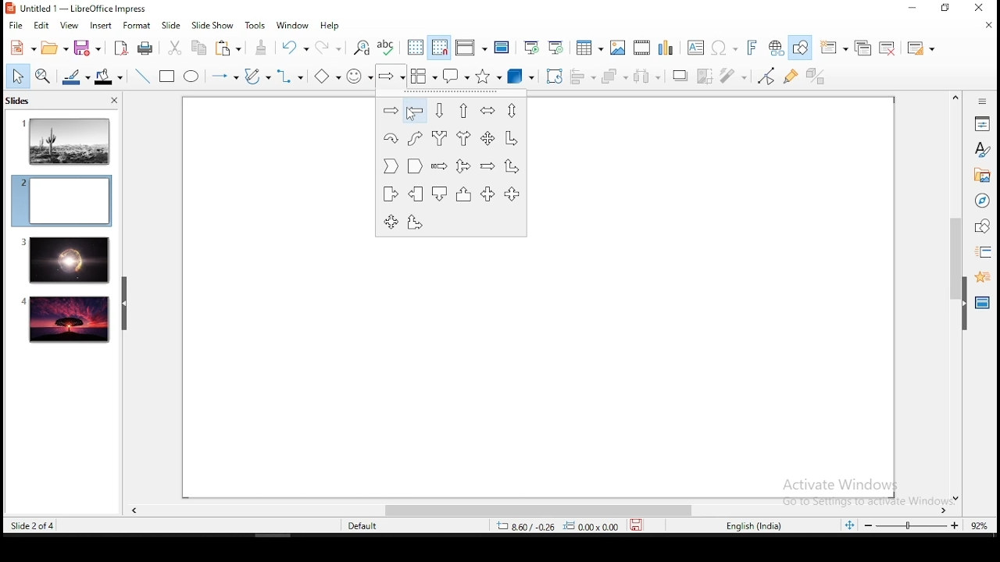  I want to click on navigator, so click(981, 202).